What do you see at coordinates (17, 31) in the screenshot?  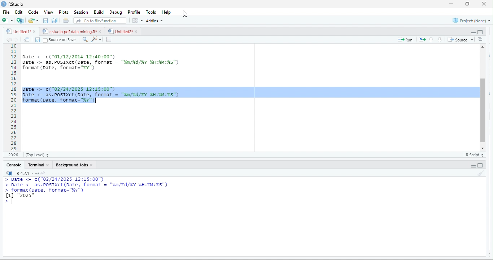 I see ` Untitled1` at bounding box center [17, 31].